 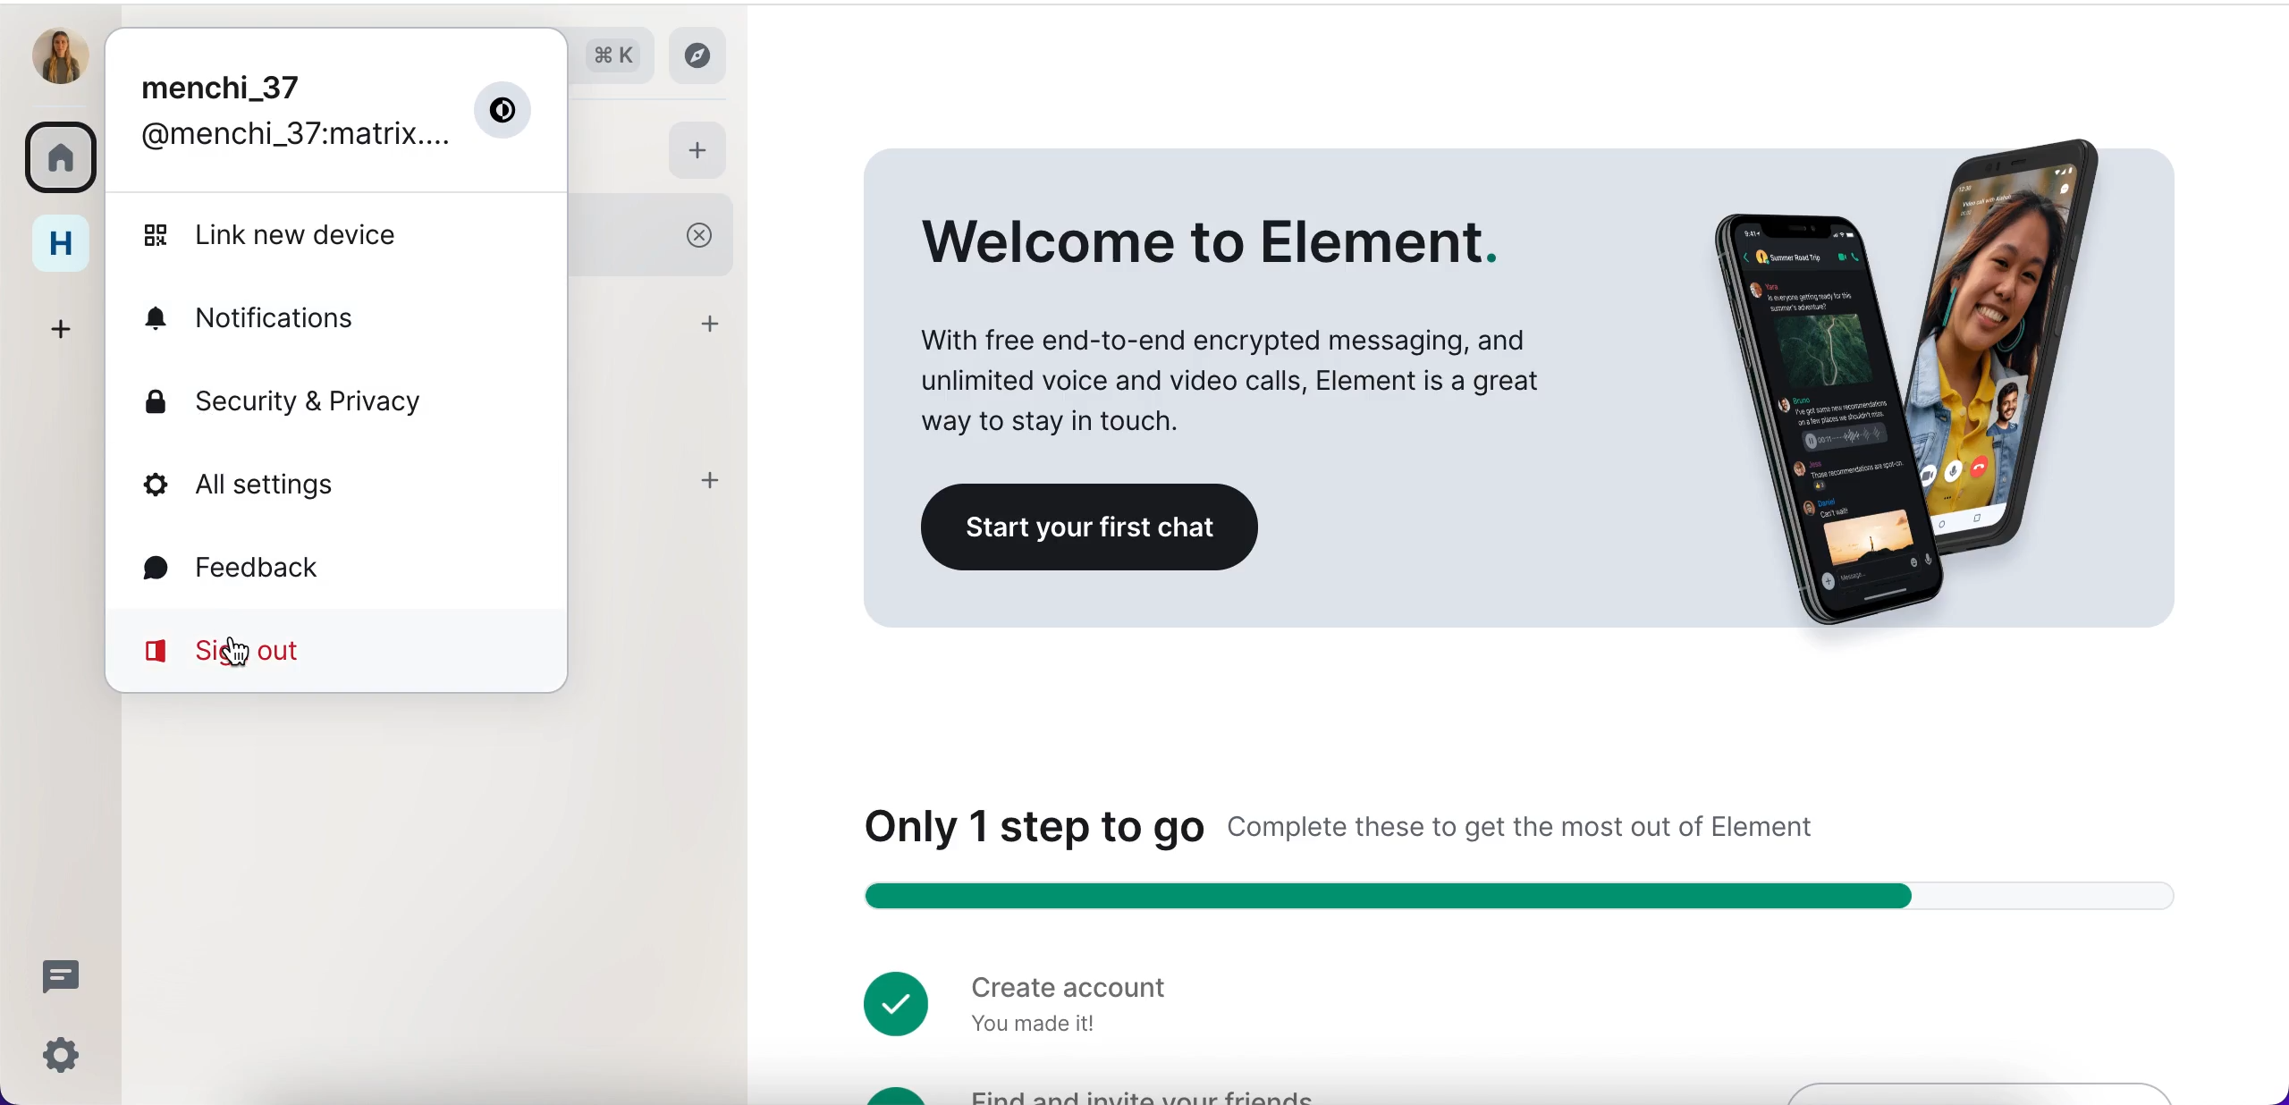 I want to click on sign out, so click(x=329, y=650).